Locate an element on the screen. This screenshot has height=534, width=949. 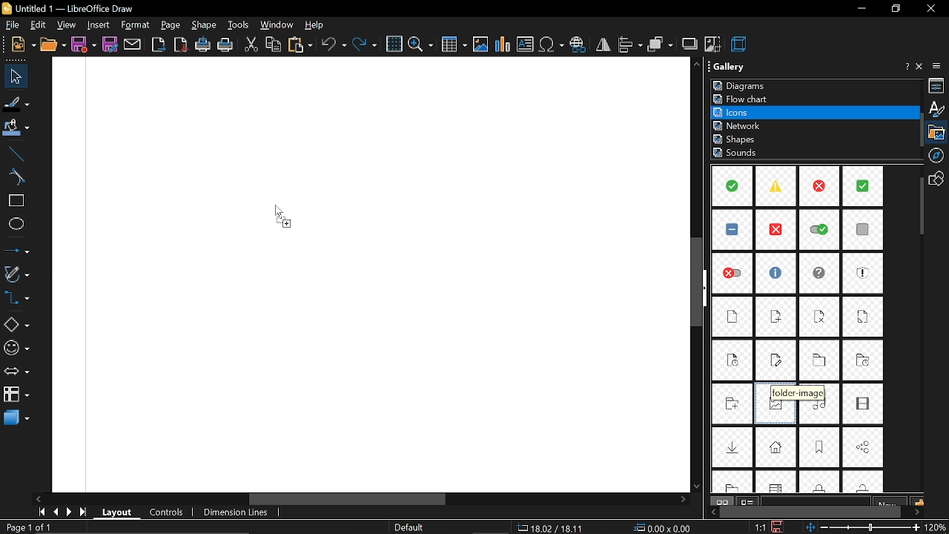
attach is located at coordinates (133, 44).